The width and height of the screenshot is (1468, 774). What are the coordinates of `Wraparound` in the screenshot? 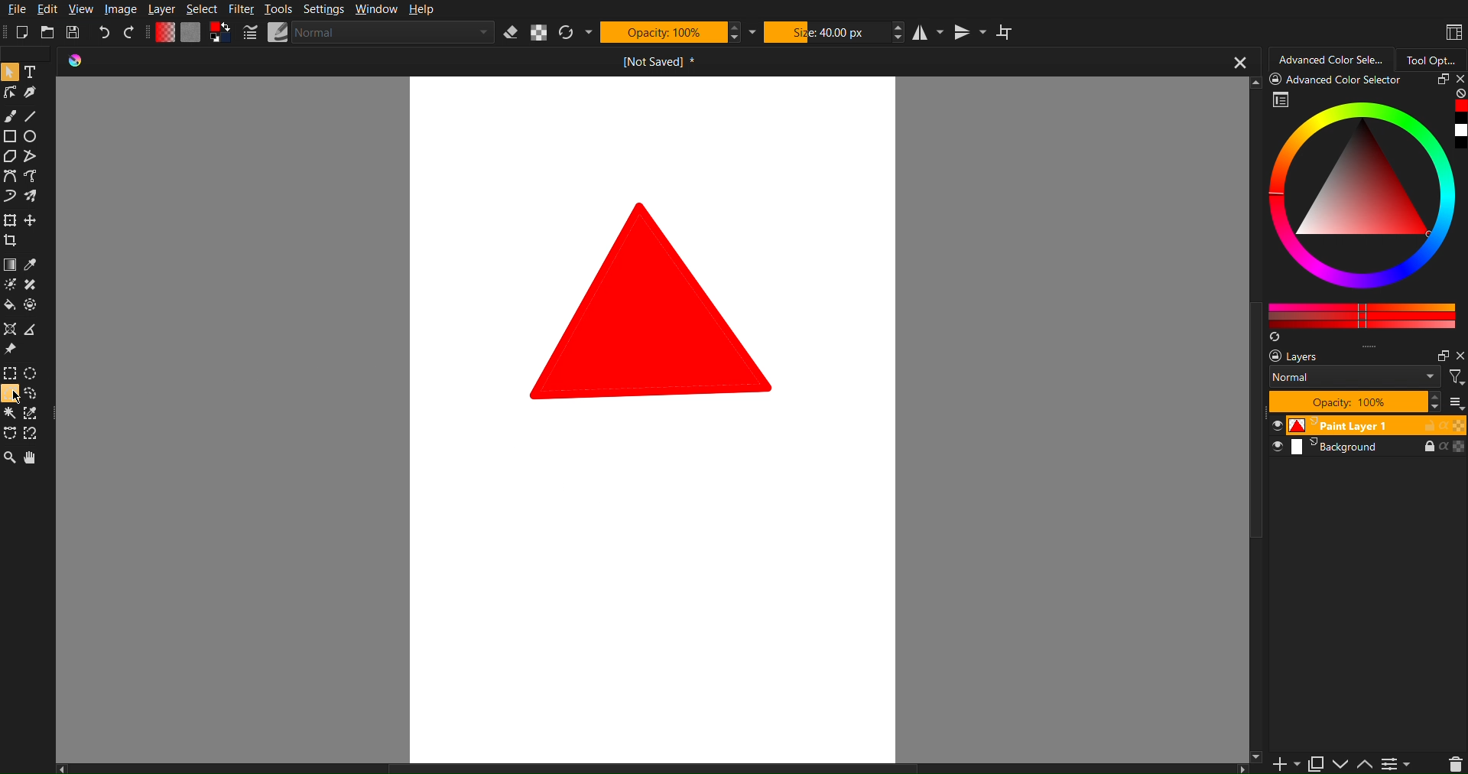 It's located at (1007, 32).